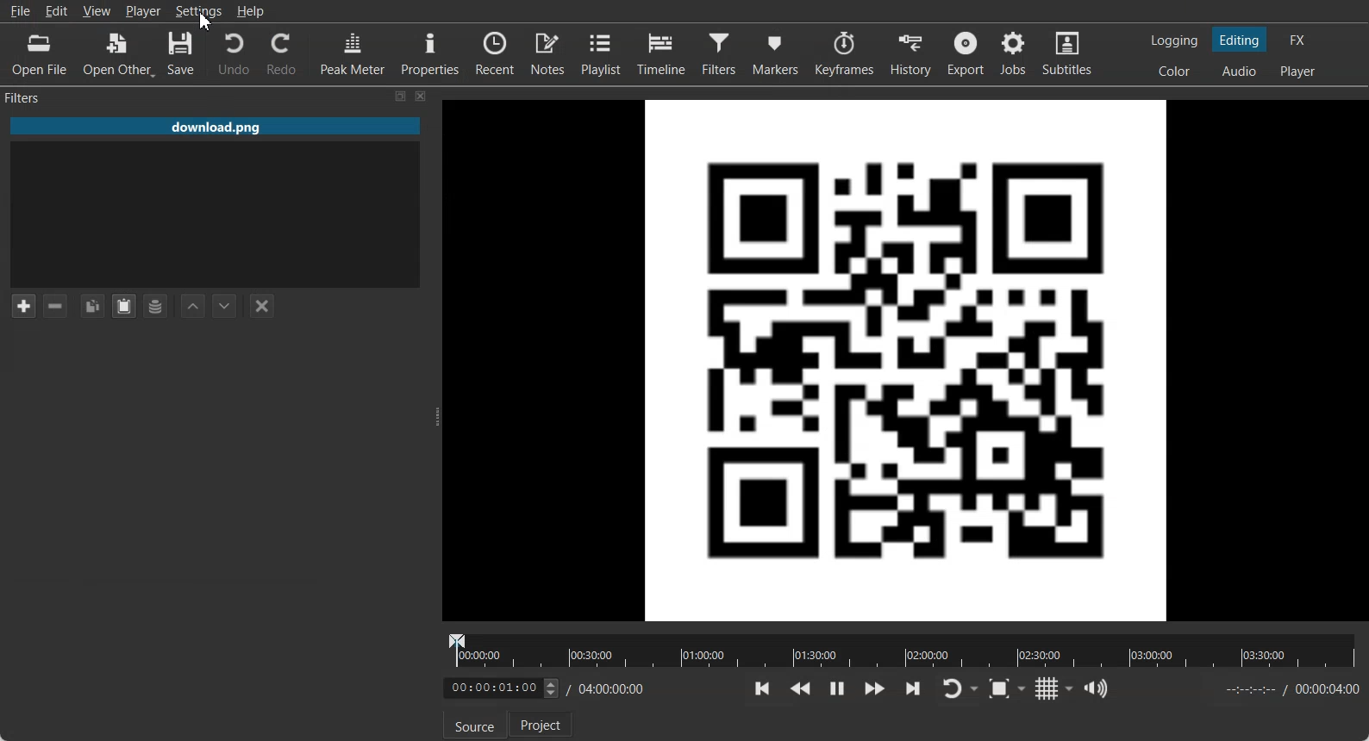  I want to click on Peak Meter, so click(353, 52).